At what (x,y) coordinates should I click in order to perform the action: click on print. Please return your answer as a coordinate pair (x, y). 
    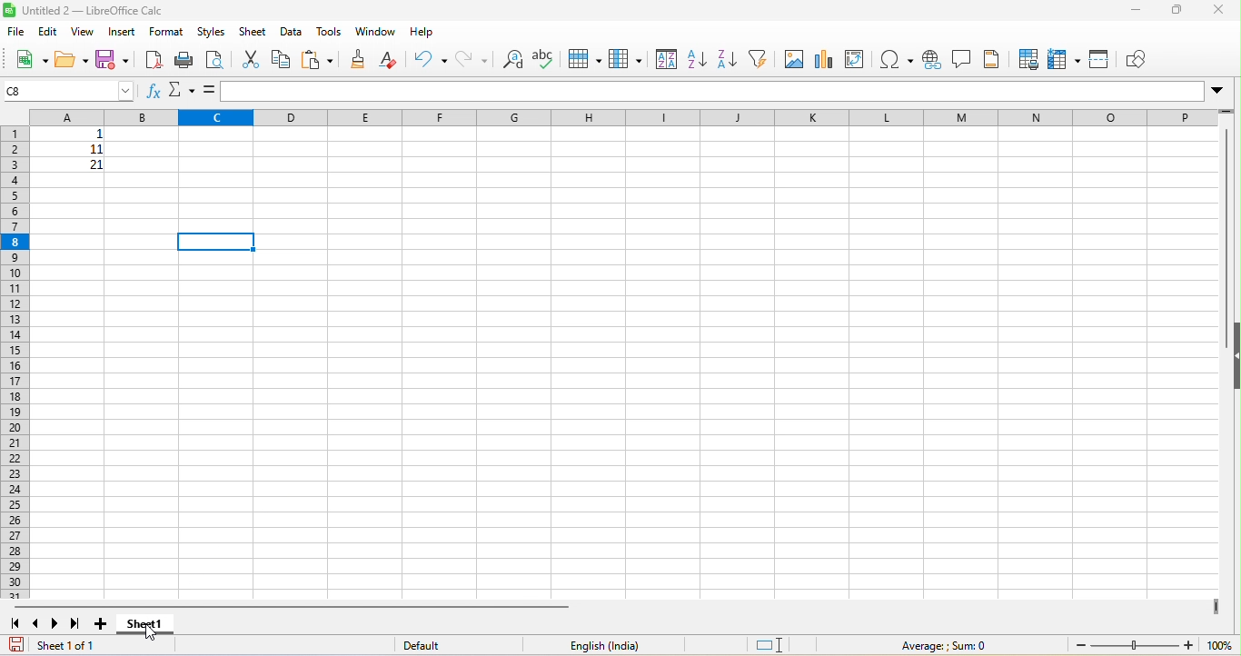
    Looking at the image, I should click on (184, 58).